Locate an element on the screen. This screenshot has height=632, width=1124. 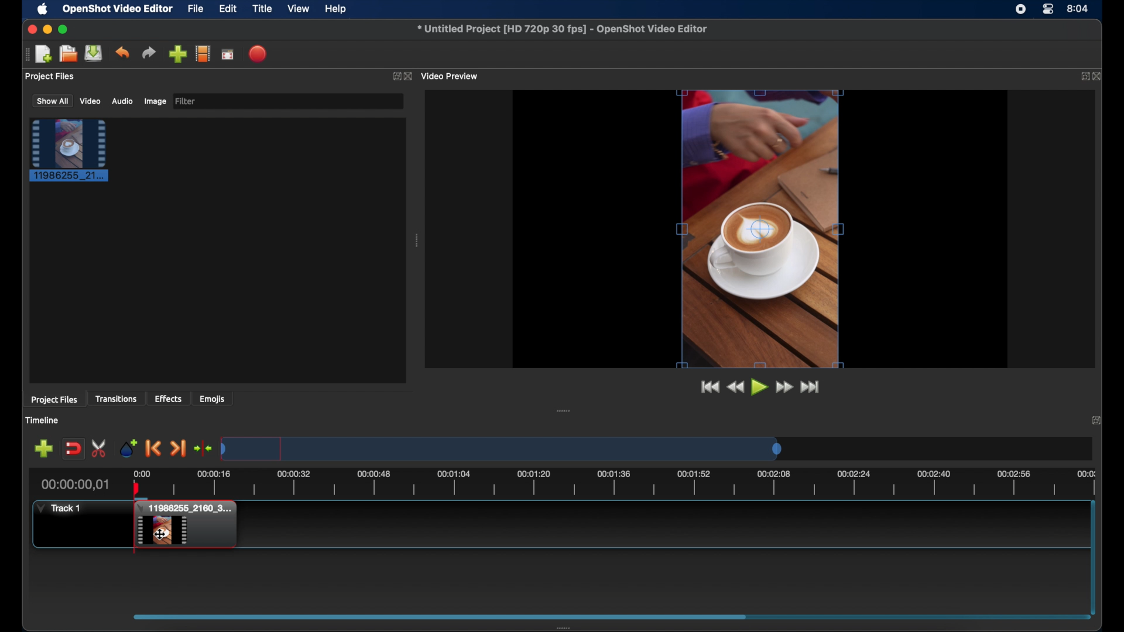
full screen is located at coordinates (228, 53).